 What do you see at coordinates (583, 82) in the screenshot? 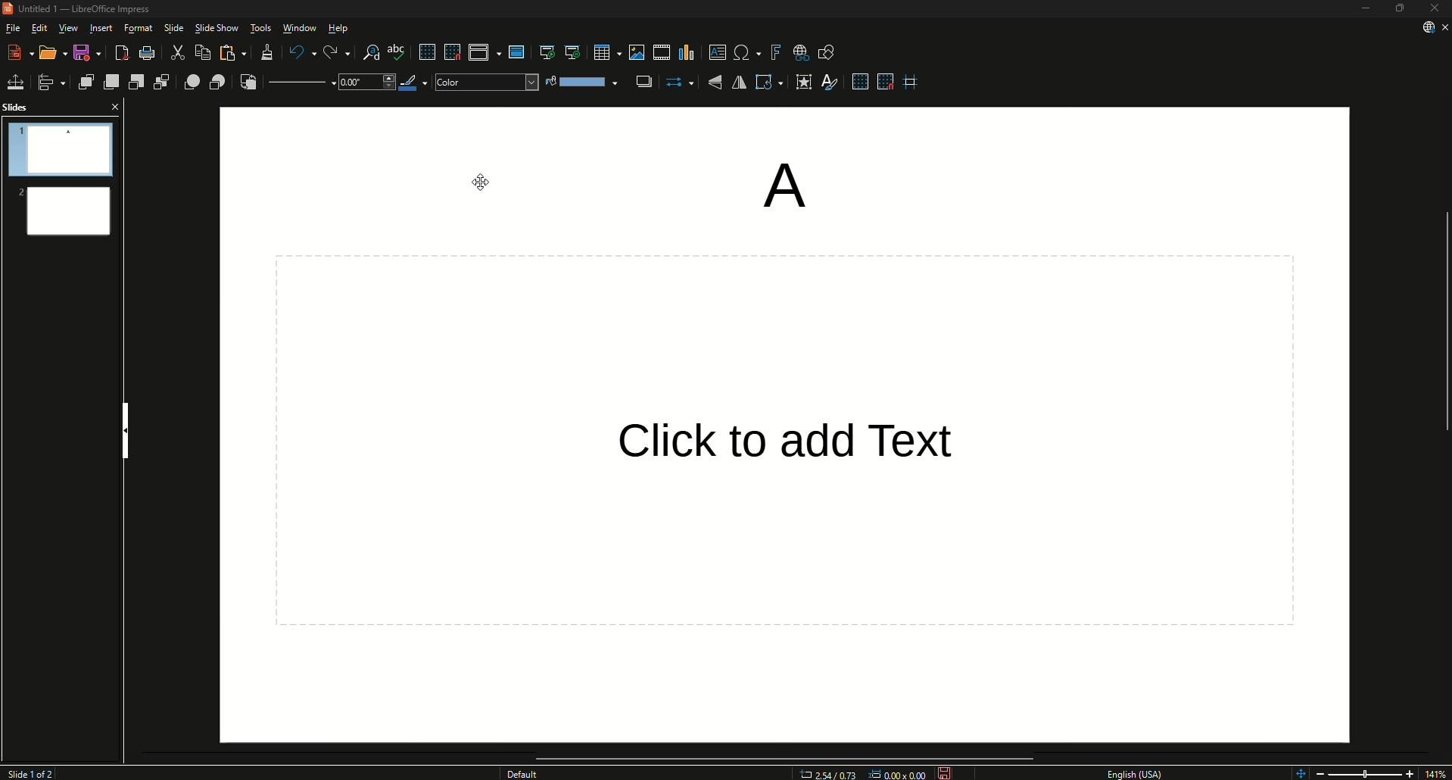
I see `Fill Colour` at bounding box center [583, 82].